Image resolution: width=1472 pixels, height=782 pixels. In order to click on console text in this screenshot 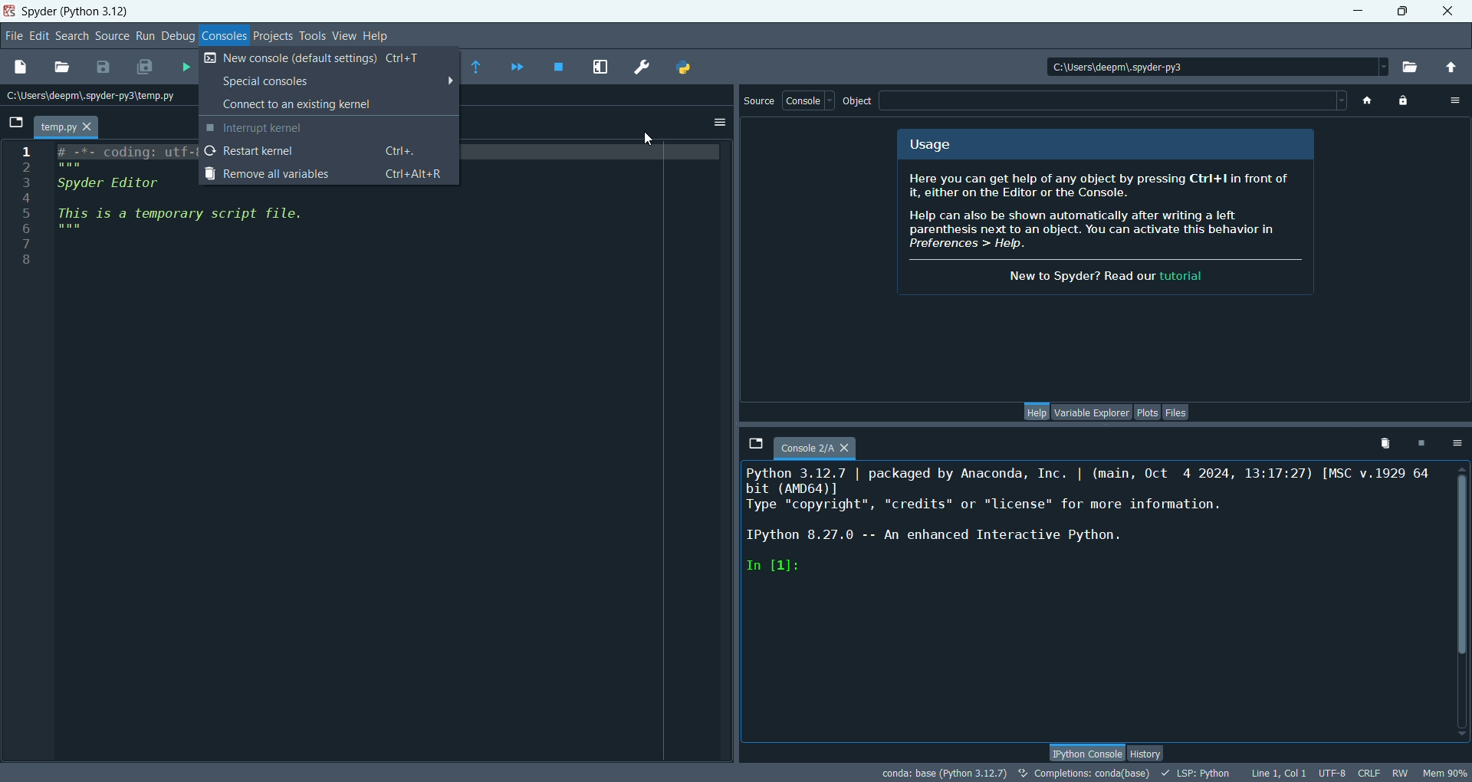, I will do `click(1087, 528)`.